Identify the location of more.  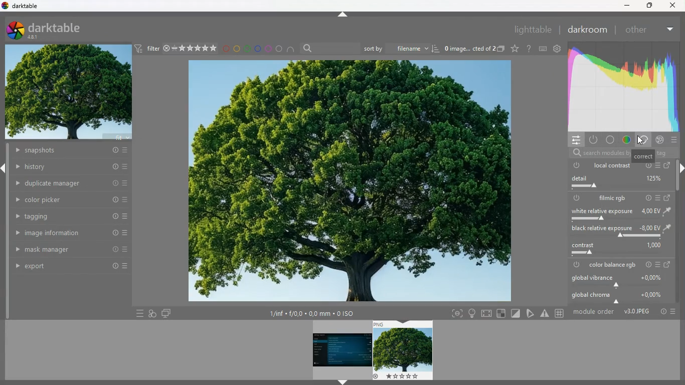
(658, 165).